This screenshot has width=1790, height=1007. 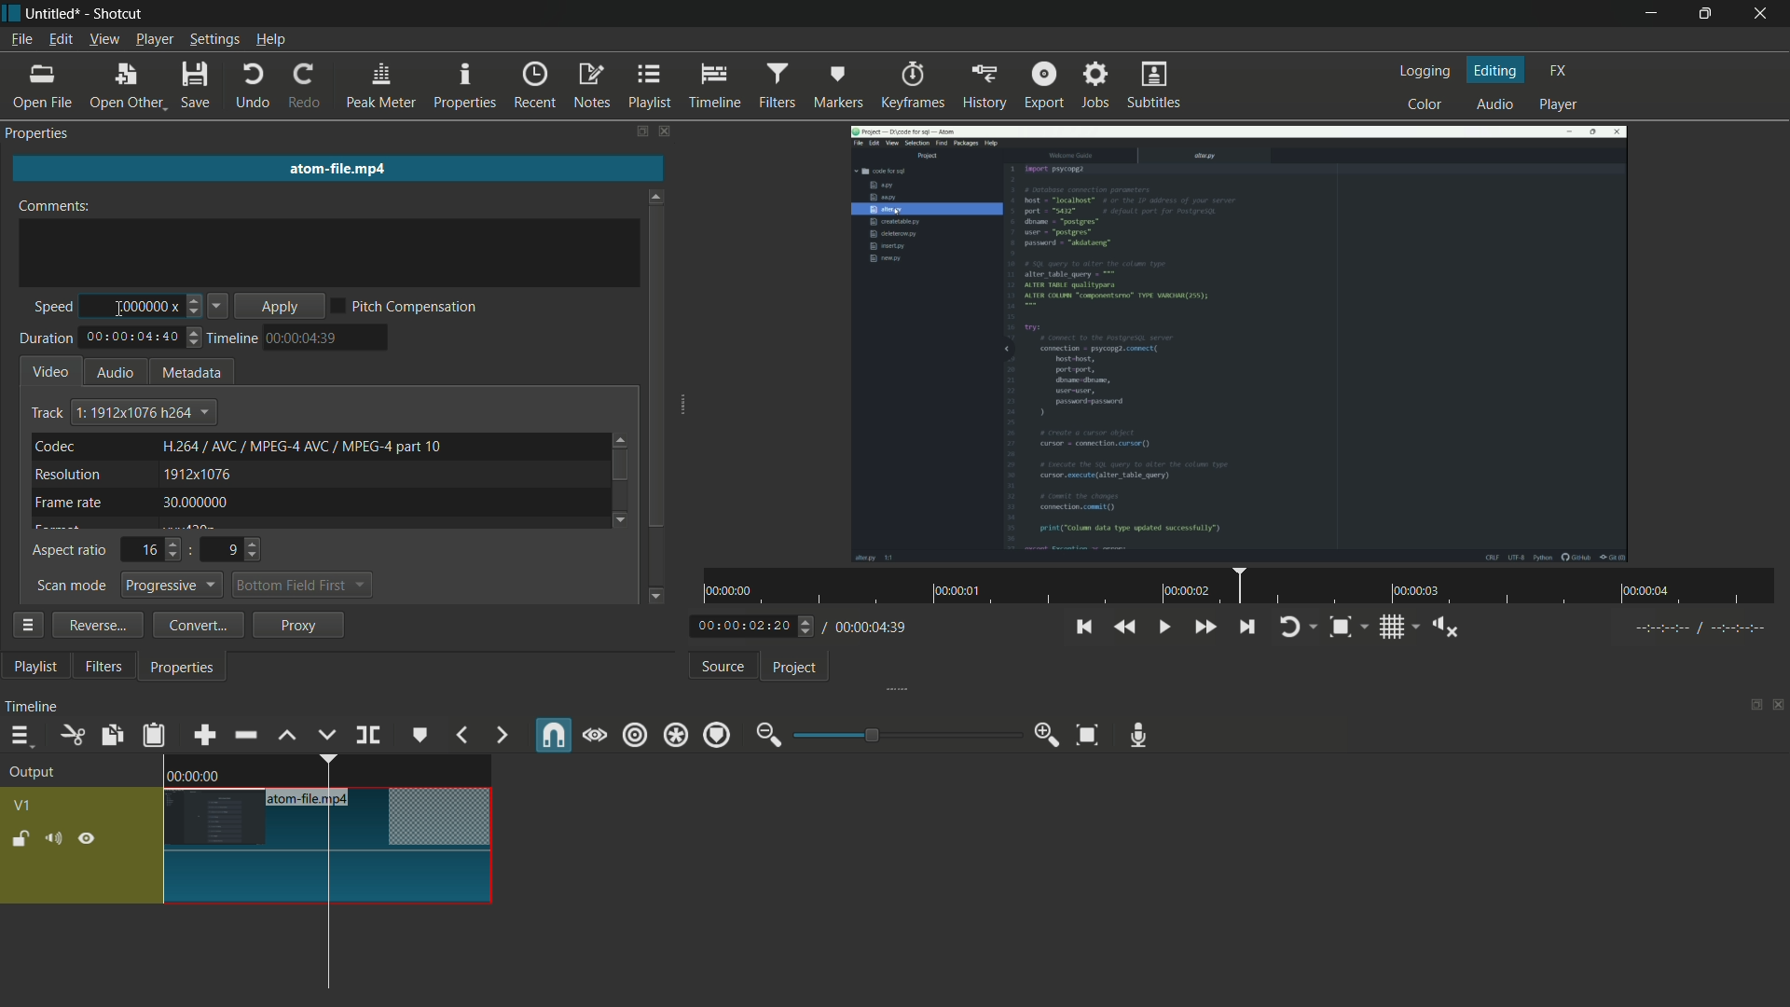 I want to click on toggle grid, so click(x=1391, y=628).